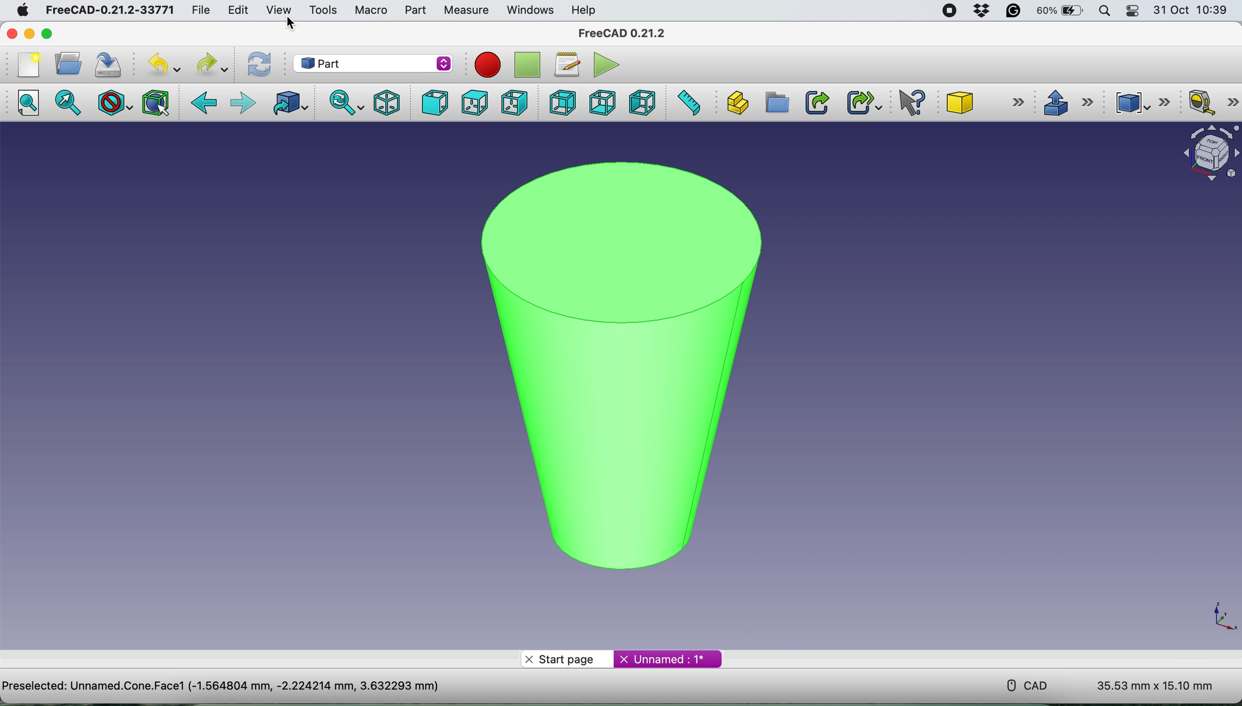 Image resolution: width=1242 pixels, height=706 pixels. What do you see at coordinates (620, 33) in the screenshot?
I see `freecad 0.21.2` at bounding box center [620, 33].